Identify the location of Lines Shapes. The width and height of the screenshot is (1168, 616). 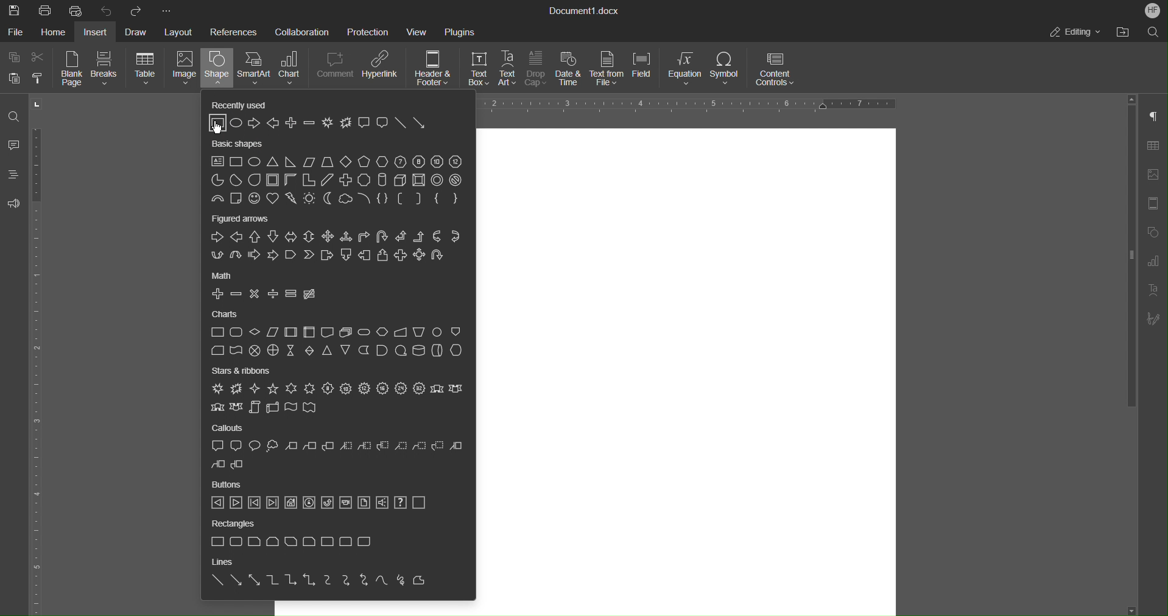
(321, 582).